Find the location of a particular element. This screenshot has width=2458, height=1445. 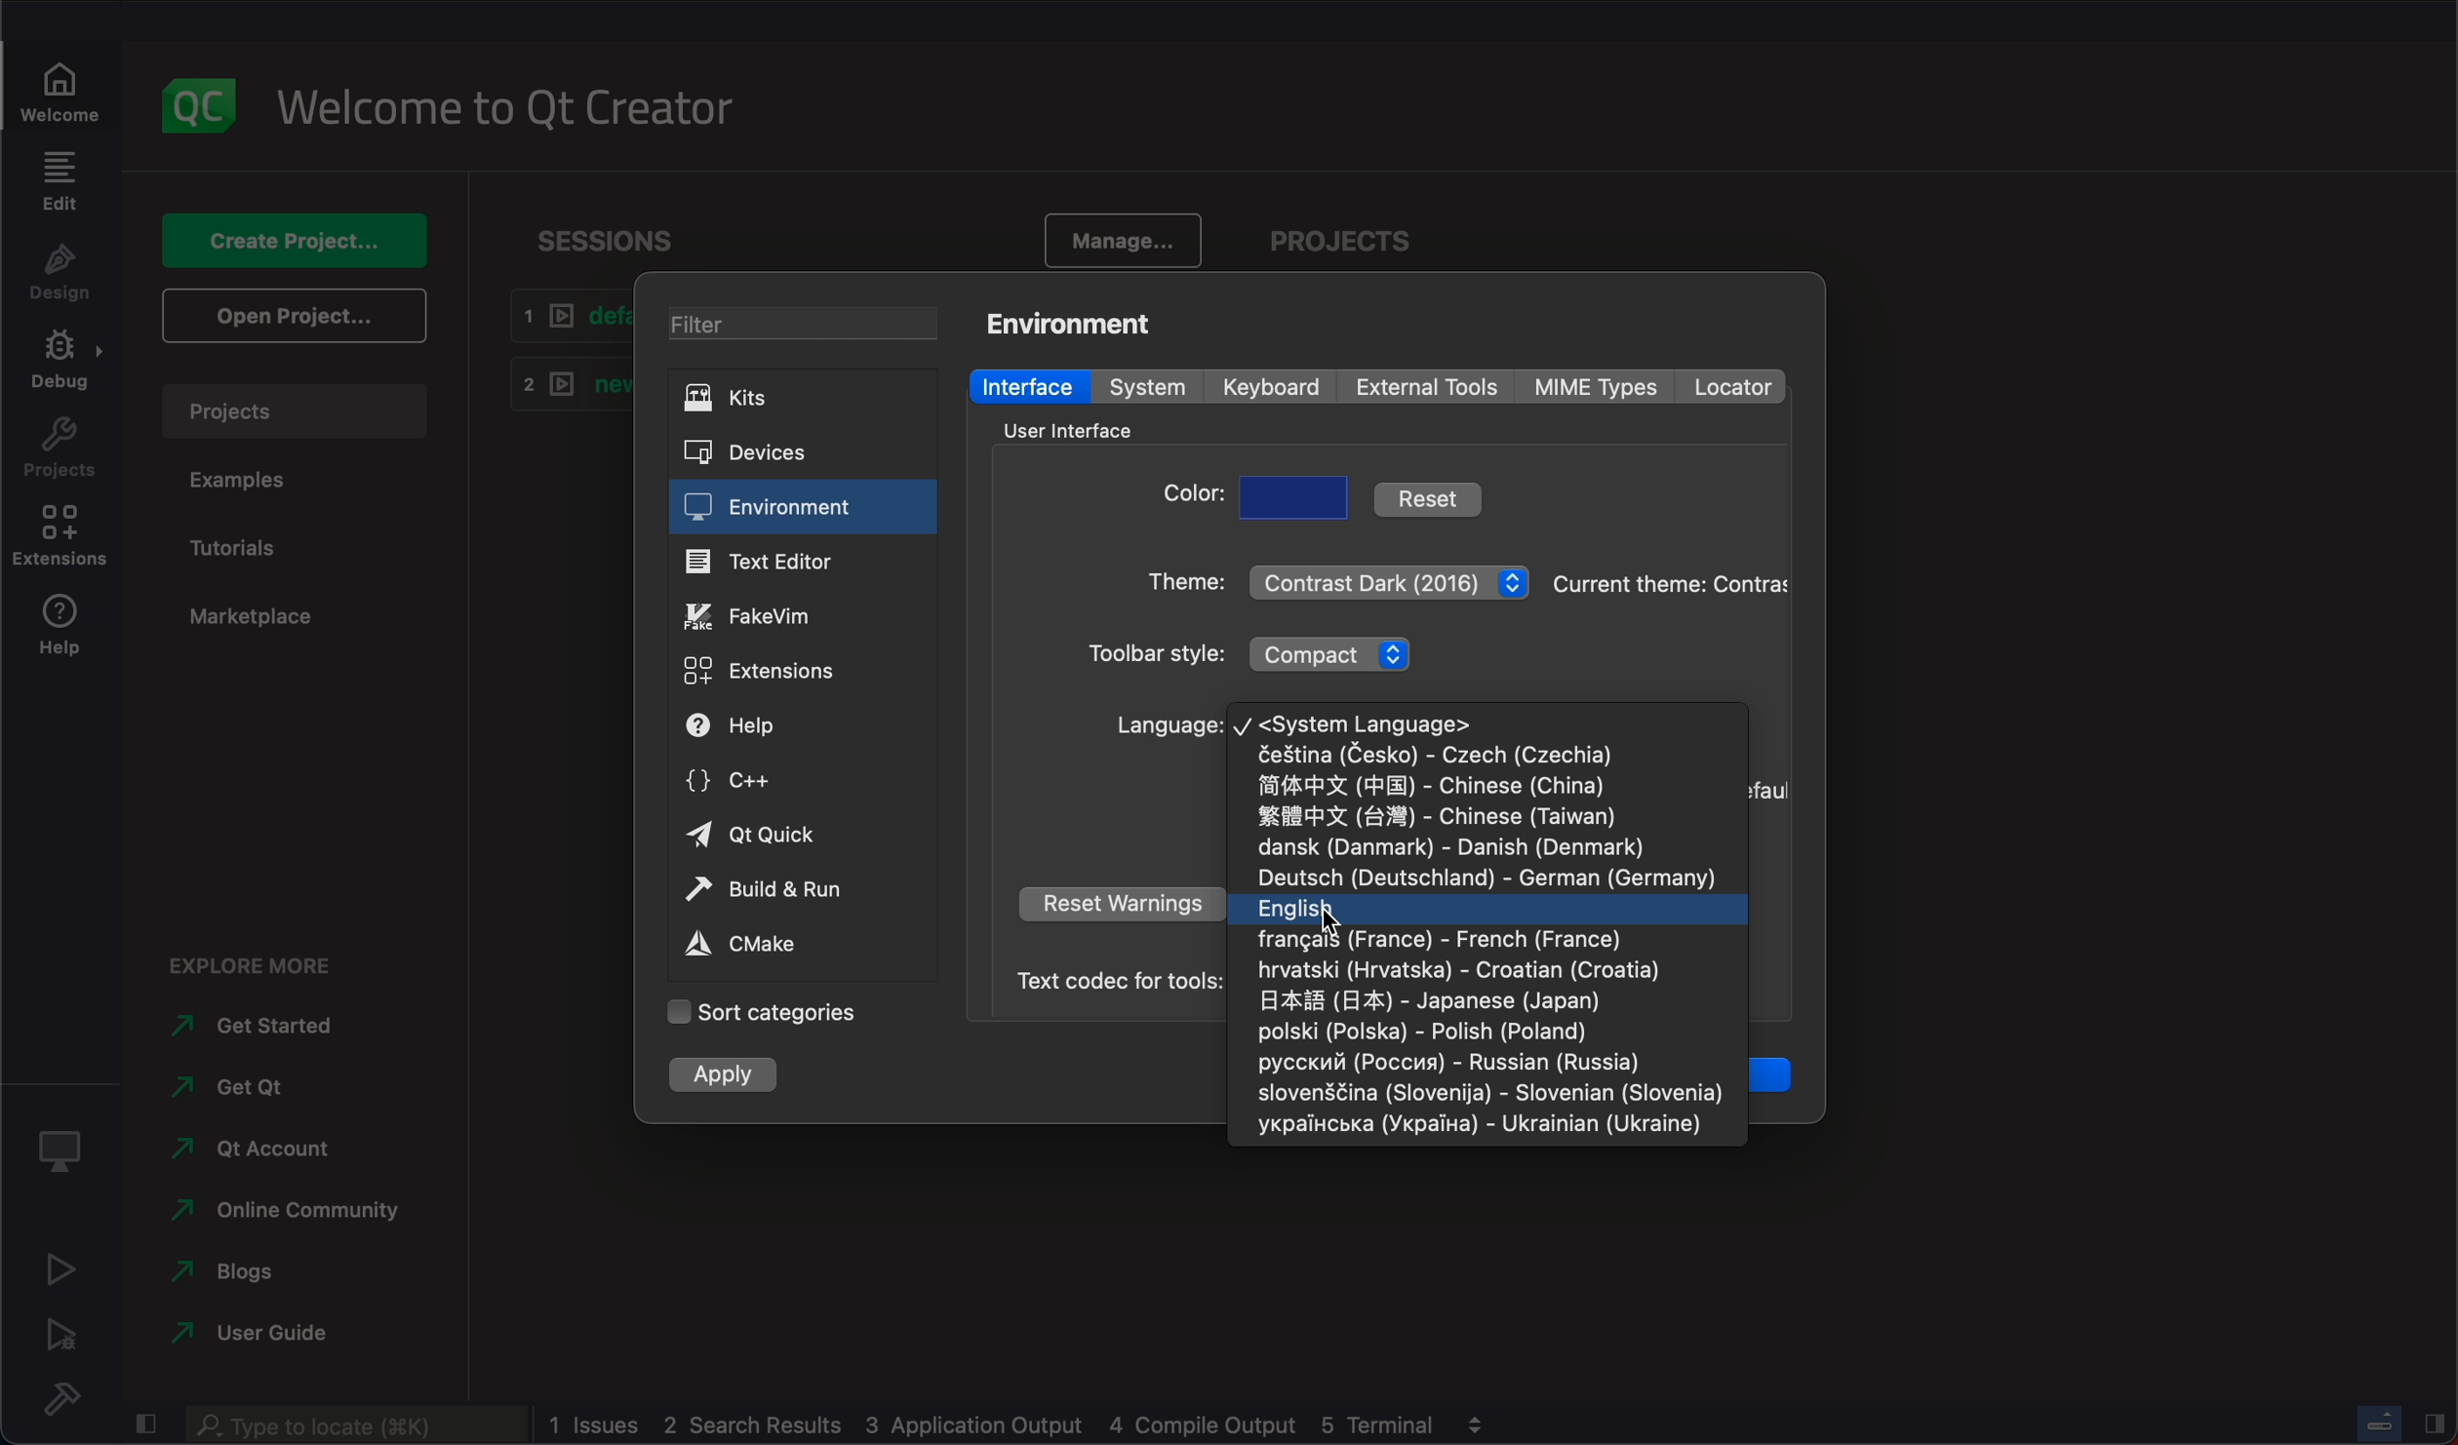

welcome is located at coordinates (62, 90).